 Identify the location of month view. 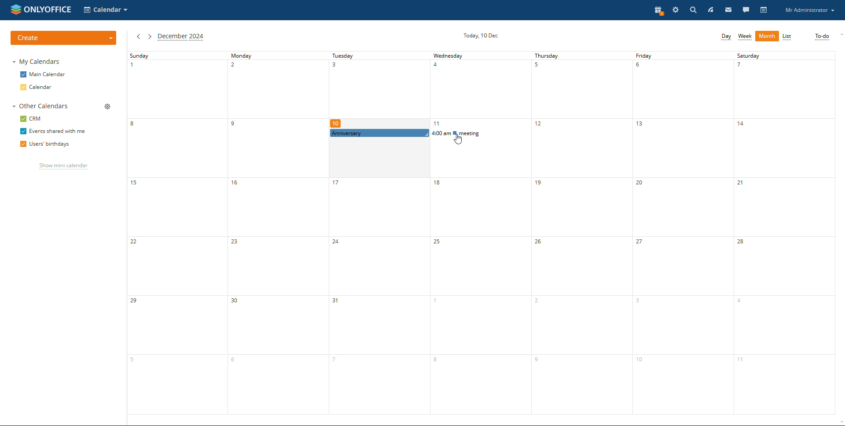
(767, 36).